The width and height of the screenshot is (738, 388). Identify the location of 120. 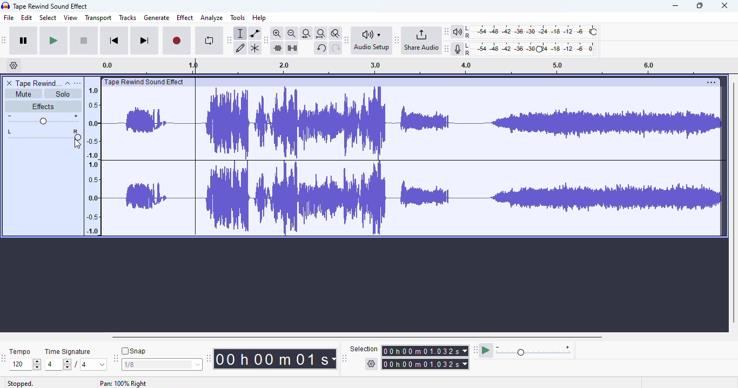
(25, 365).